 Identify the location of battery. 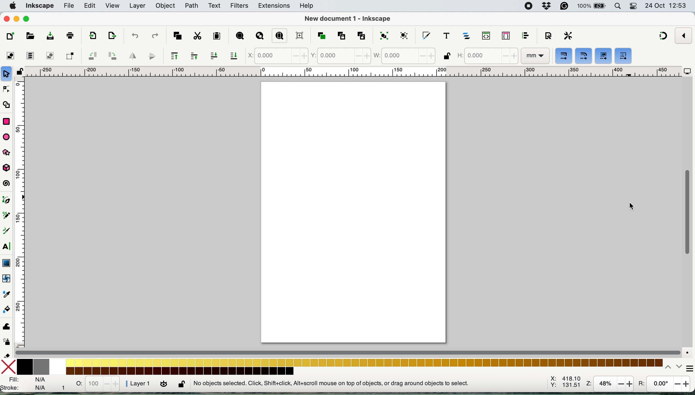
(591, 6).